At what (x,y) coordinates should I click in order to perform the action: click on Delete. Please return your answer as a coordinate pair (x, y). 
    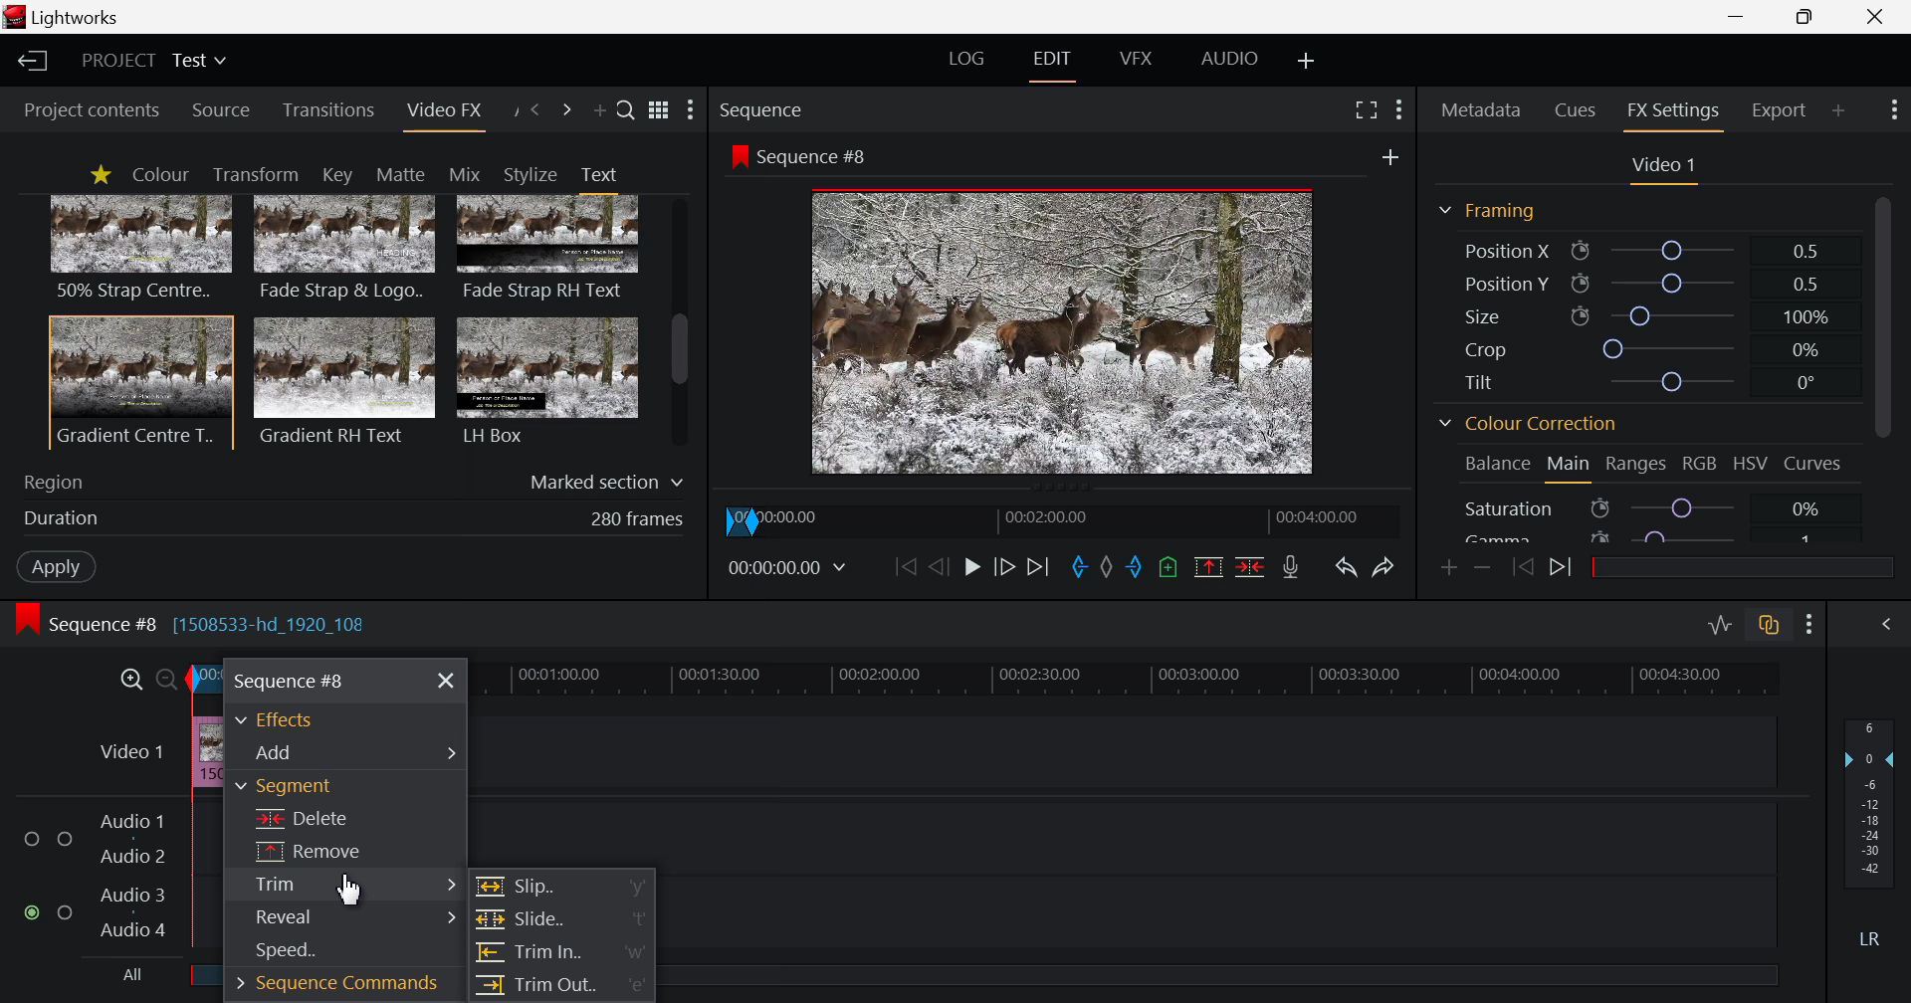
    Looking at the image, I should click on (345, 816).